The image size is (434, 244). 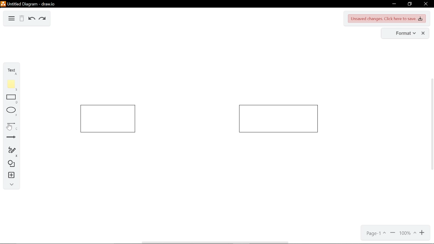 I want to click on cursor, so click(x=9, y=127).